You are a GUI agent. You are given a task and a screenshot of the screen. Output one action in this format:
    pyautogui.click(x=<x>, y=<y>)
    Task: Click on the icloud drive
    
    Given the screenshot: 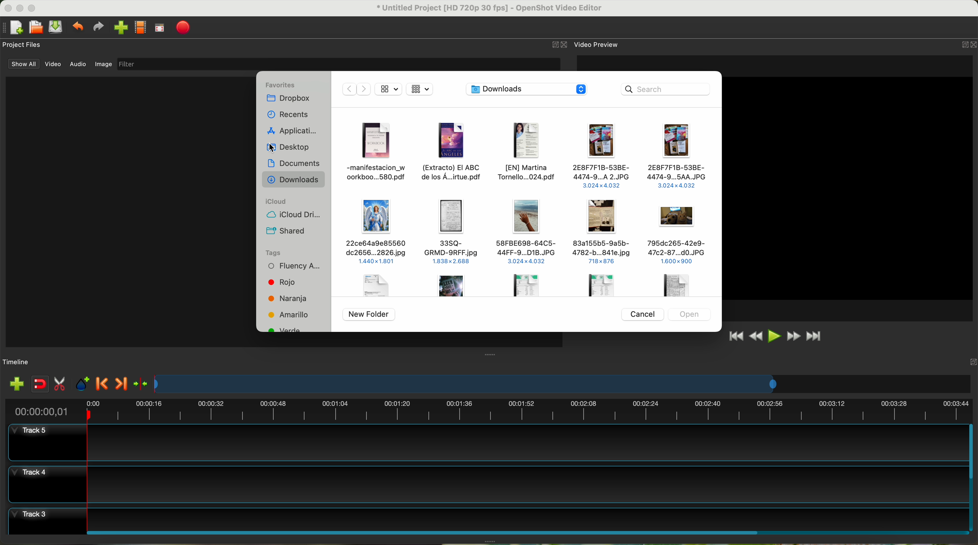 What is the action you would take?
    pyautogui.click(x=290, y=216)
    